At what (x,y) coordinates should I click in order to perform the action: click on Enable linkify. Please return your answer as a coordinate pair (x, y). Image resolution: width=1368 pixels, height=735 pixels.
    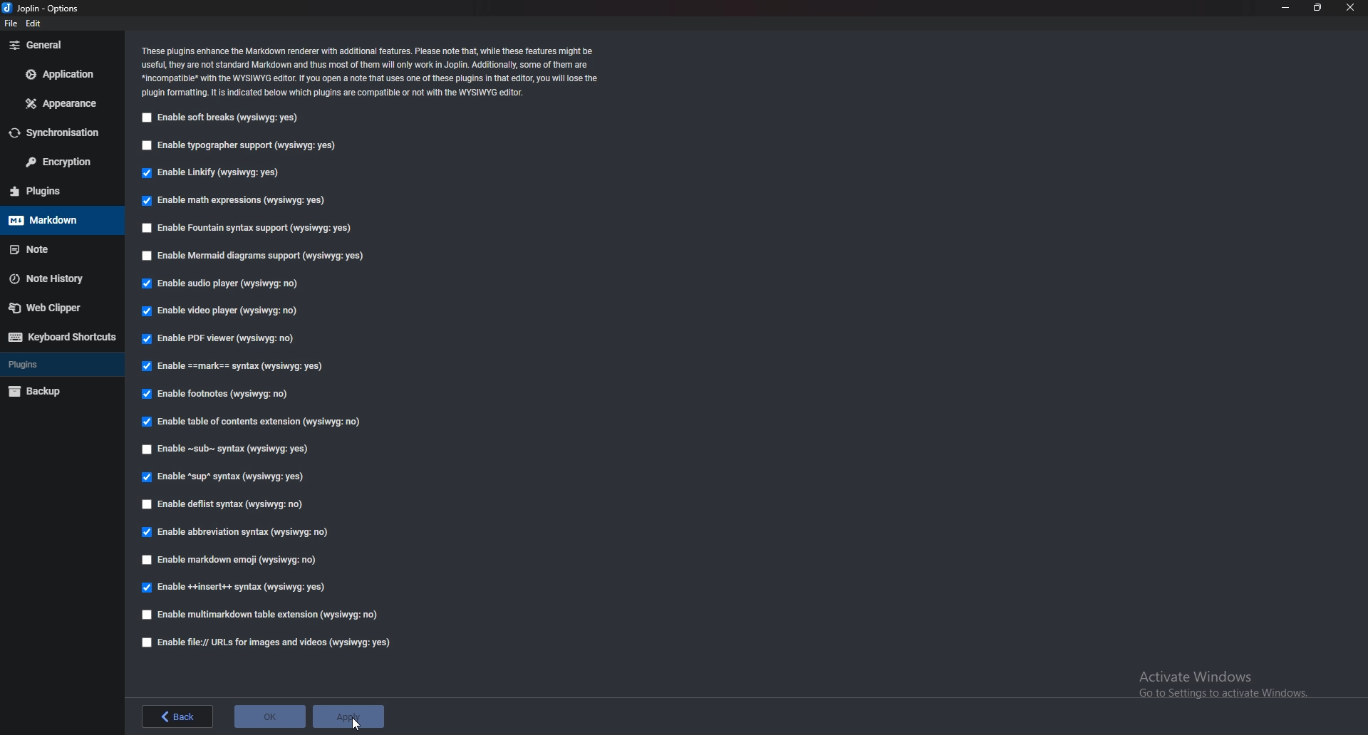
    Looking at the image, I should click on (217, 174).